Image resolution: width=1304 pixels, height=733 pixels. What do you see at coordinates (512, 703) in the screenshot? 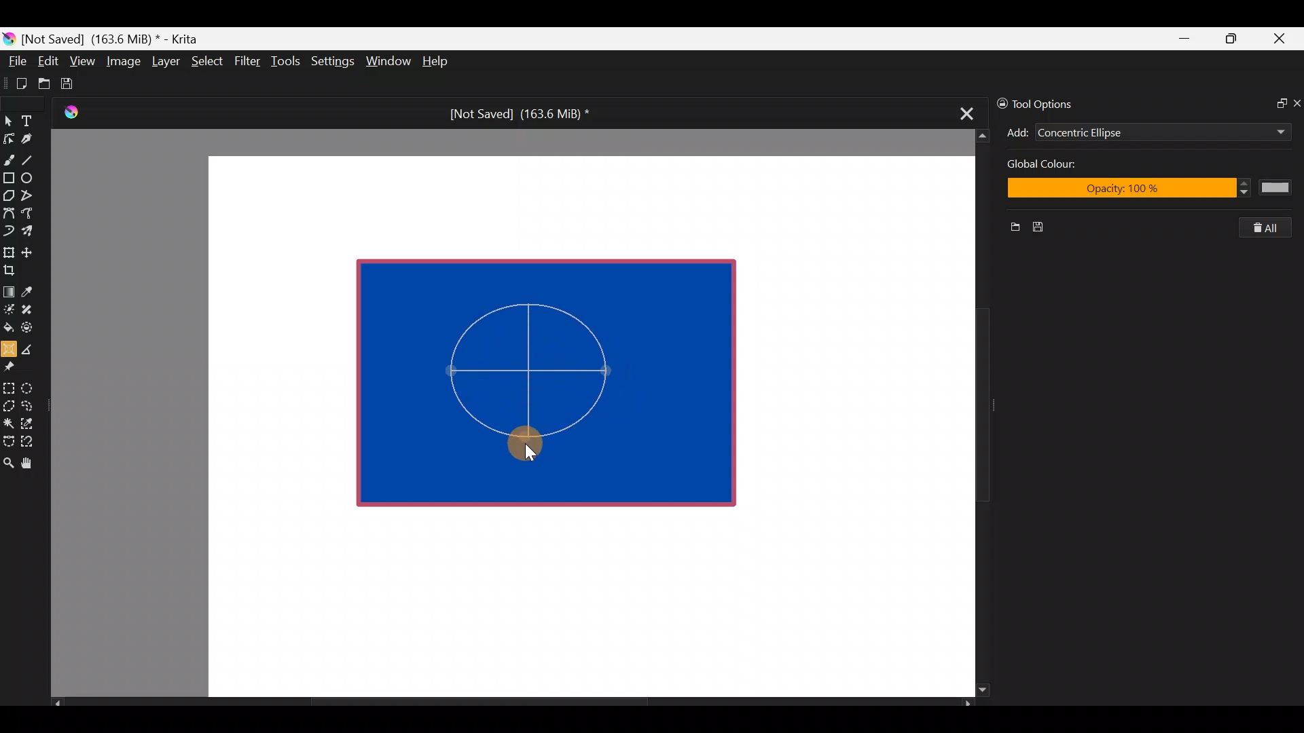
I see `Scroll bar` at bounding box center [512, 703].